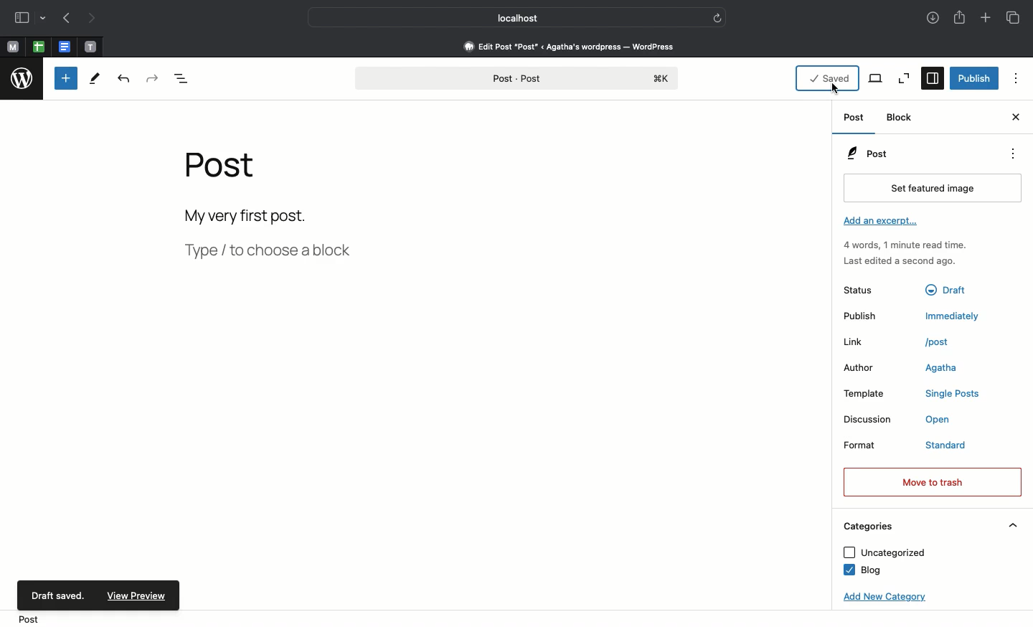  What do you see at coordinates (961, 446) in the screenshot?
I see `Standard` at bounding box center [961, 446].